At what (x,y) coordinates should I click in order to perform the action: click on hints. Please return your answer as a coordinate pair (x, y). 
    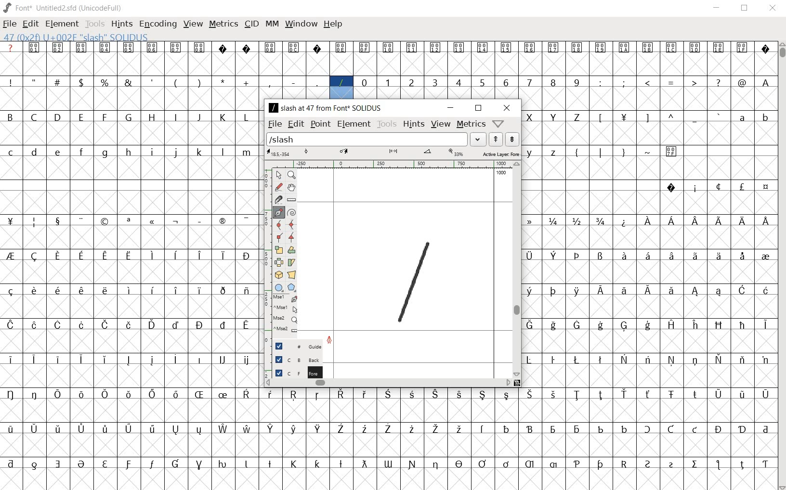
    Looking at the image, I should click on (413, 124).